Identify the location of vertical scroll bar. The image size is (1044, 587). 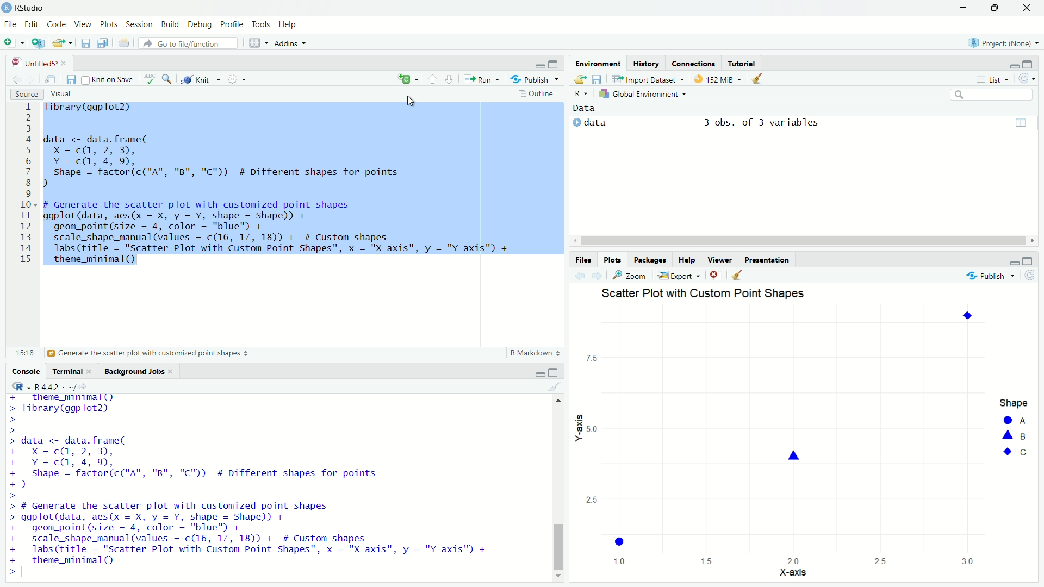
(558, 489).